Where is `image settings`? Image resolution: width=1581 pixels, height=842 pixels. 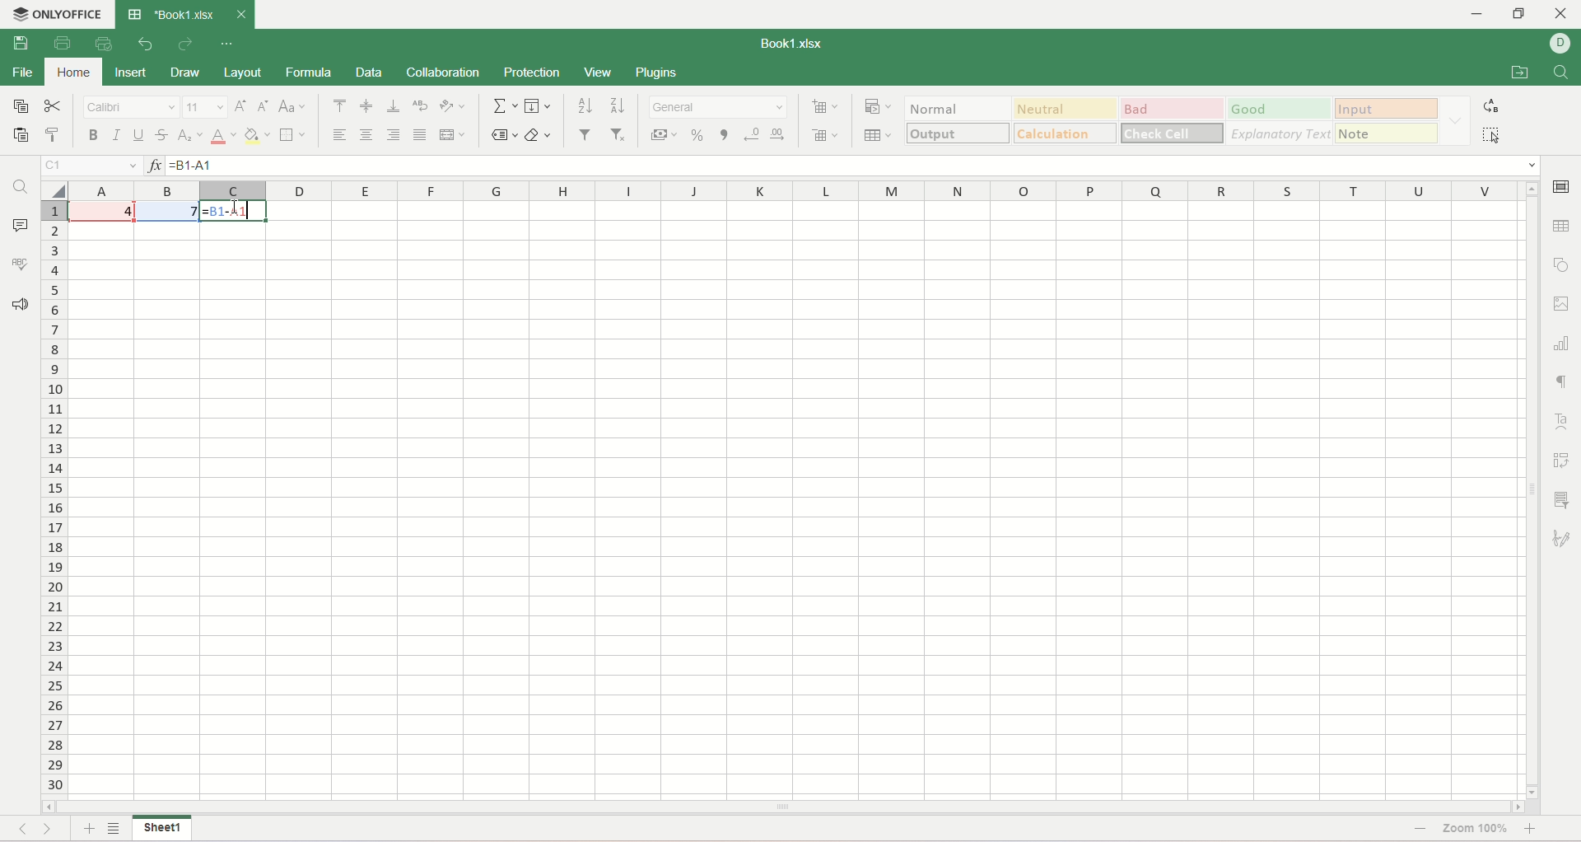
image settings is located at coordinates (1562, 305).